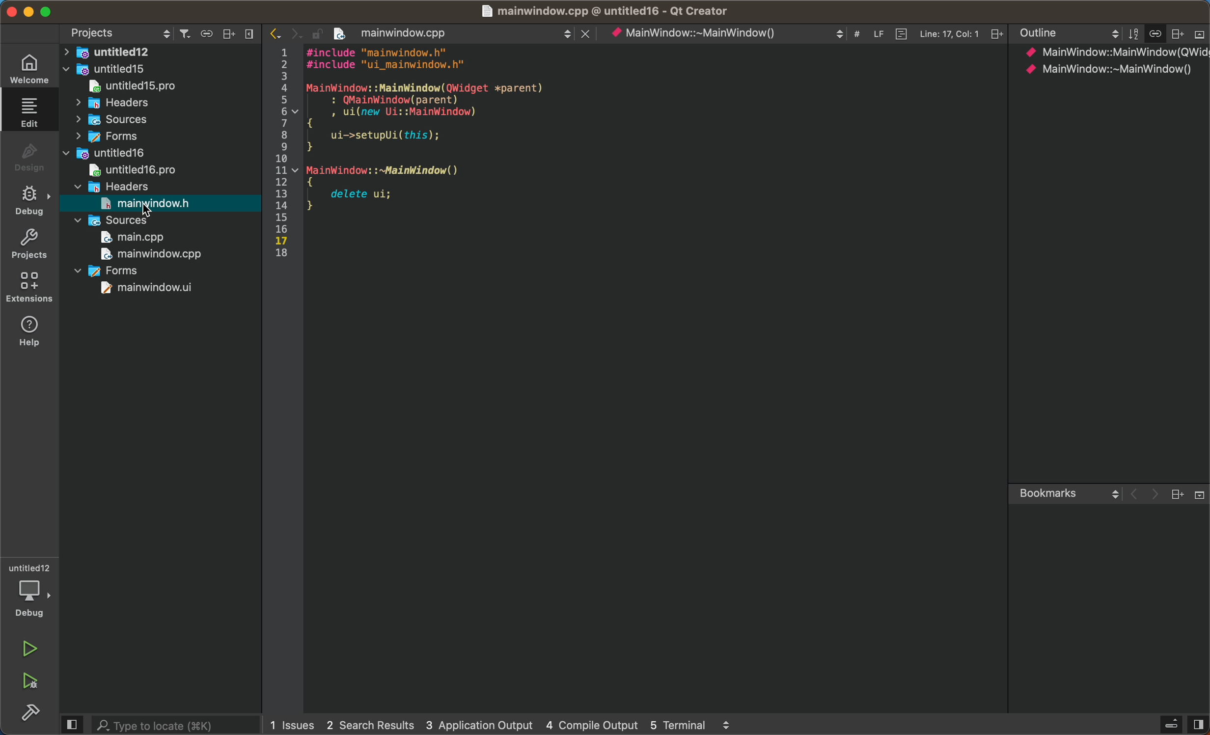  I want to click on outline, so click(1113, 176).